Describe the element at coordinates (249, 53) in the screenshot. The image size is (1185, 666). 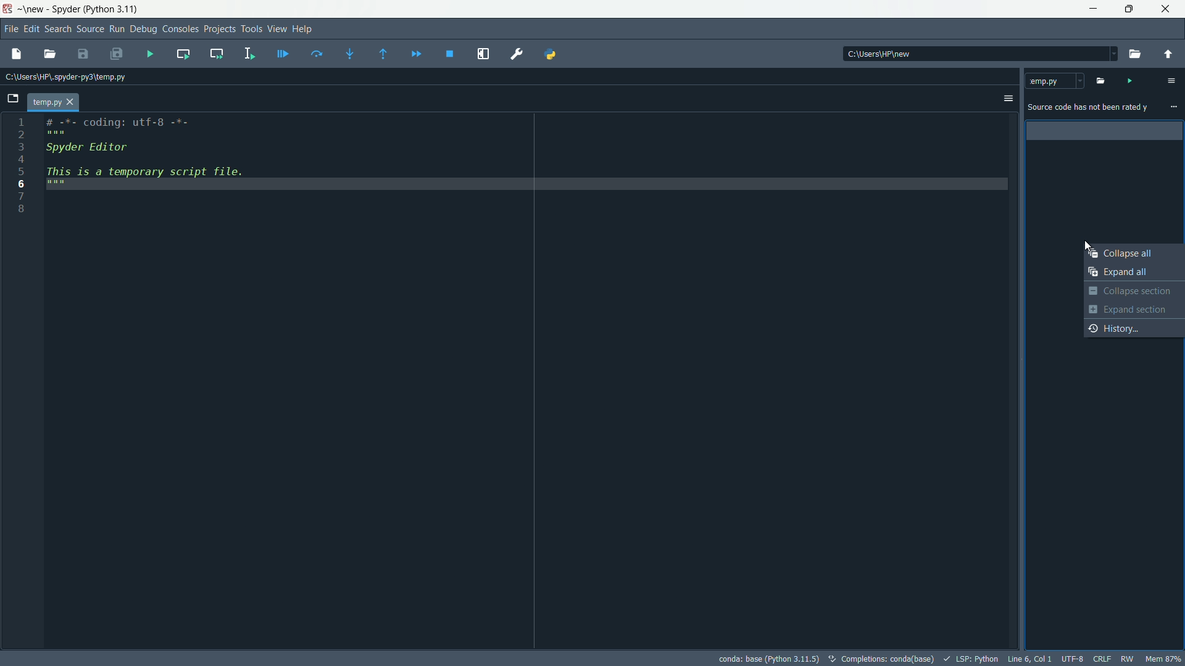
I see `run selection` at that location.